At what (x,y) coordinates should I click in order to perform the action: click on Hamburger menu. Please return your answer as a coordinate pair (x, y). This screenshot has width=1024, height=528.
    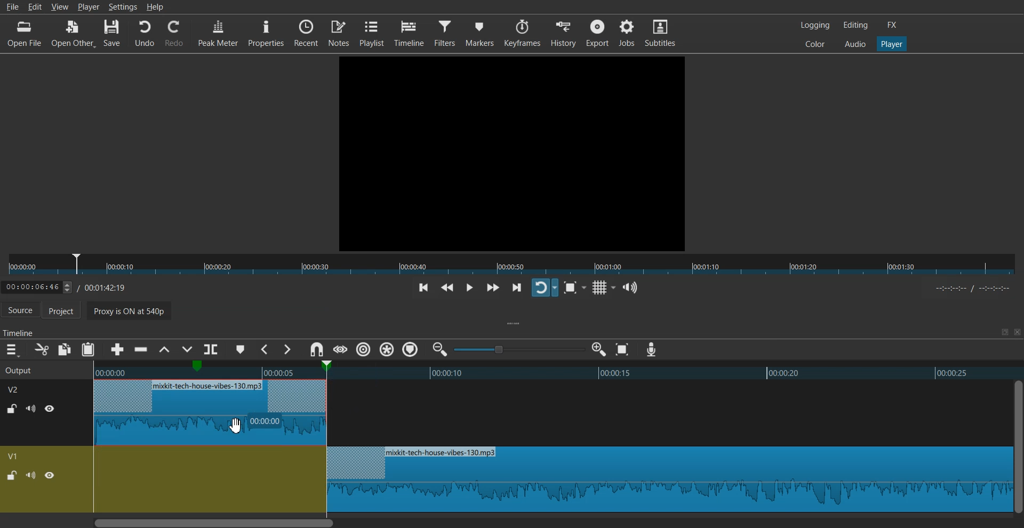
    Looking at the image, I should click on (12, 350).